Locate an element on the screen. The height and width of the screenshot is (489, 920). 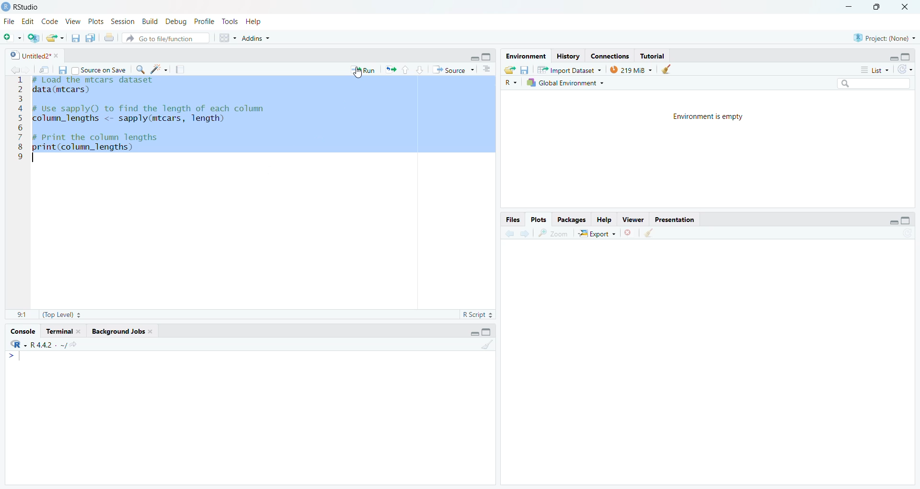
Save all open files is located at coordinates (91, 37).